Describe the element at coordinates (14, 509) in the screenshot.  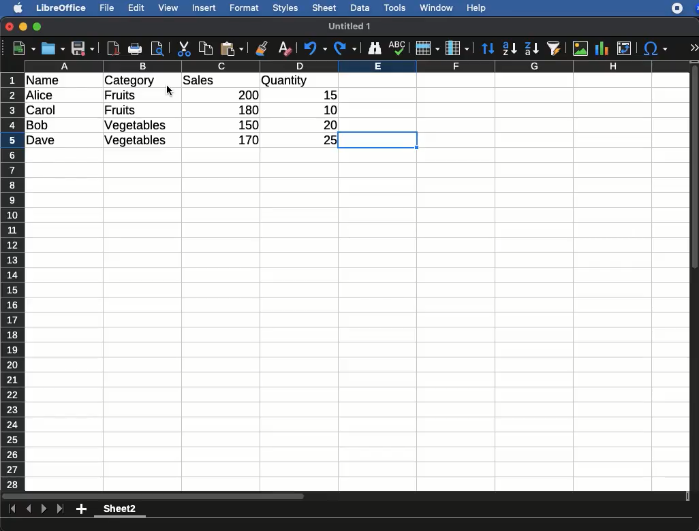
I see `first sheet` at that location.